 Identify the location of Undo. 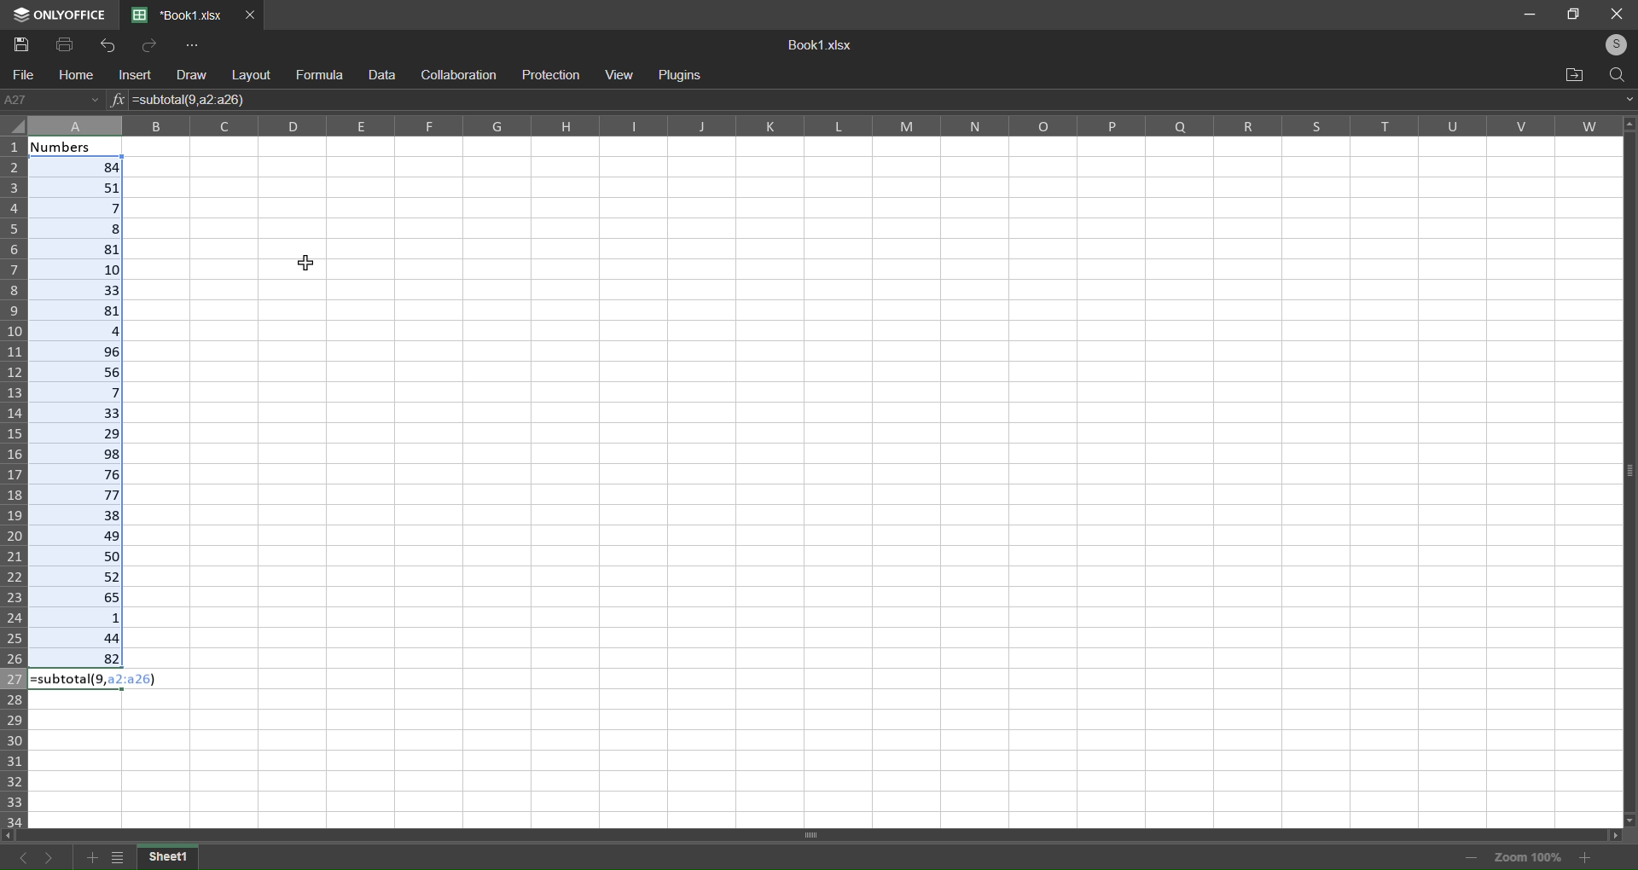
(106, 47).